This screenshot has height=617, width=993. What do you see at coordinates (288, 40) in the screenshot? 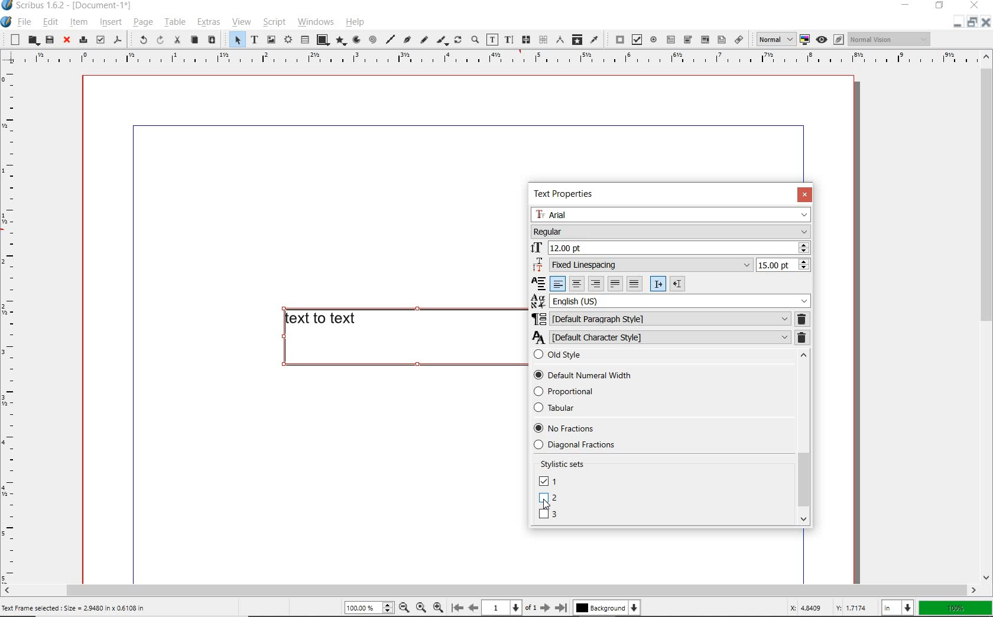
I see `render frame` at bounding box center [288, 40].